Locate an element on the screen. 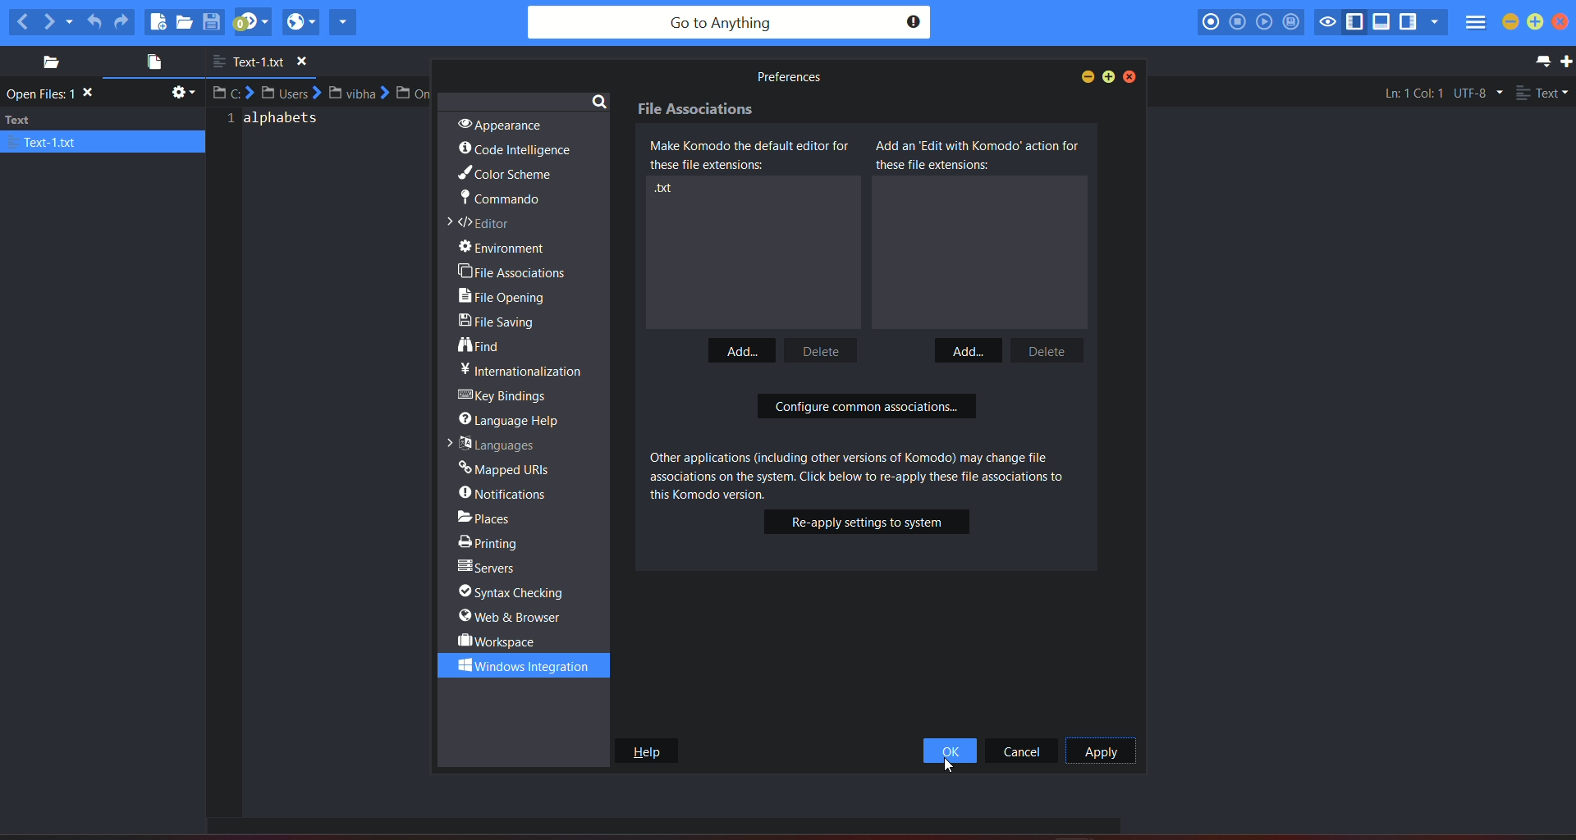  ok is located at coordinates (950, 751).